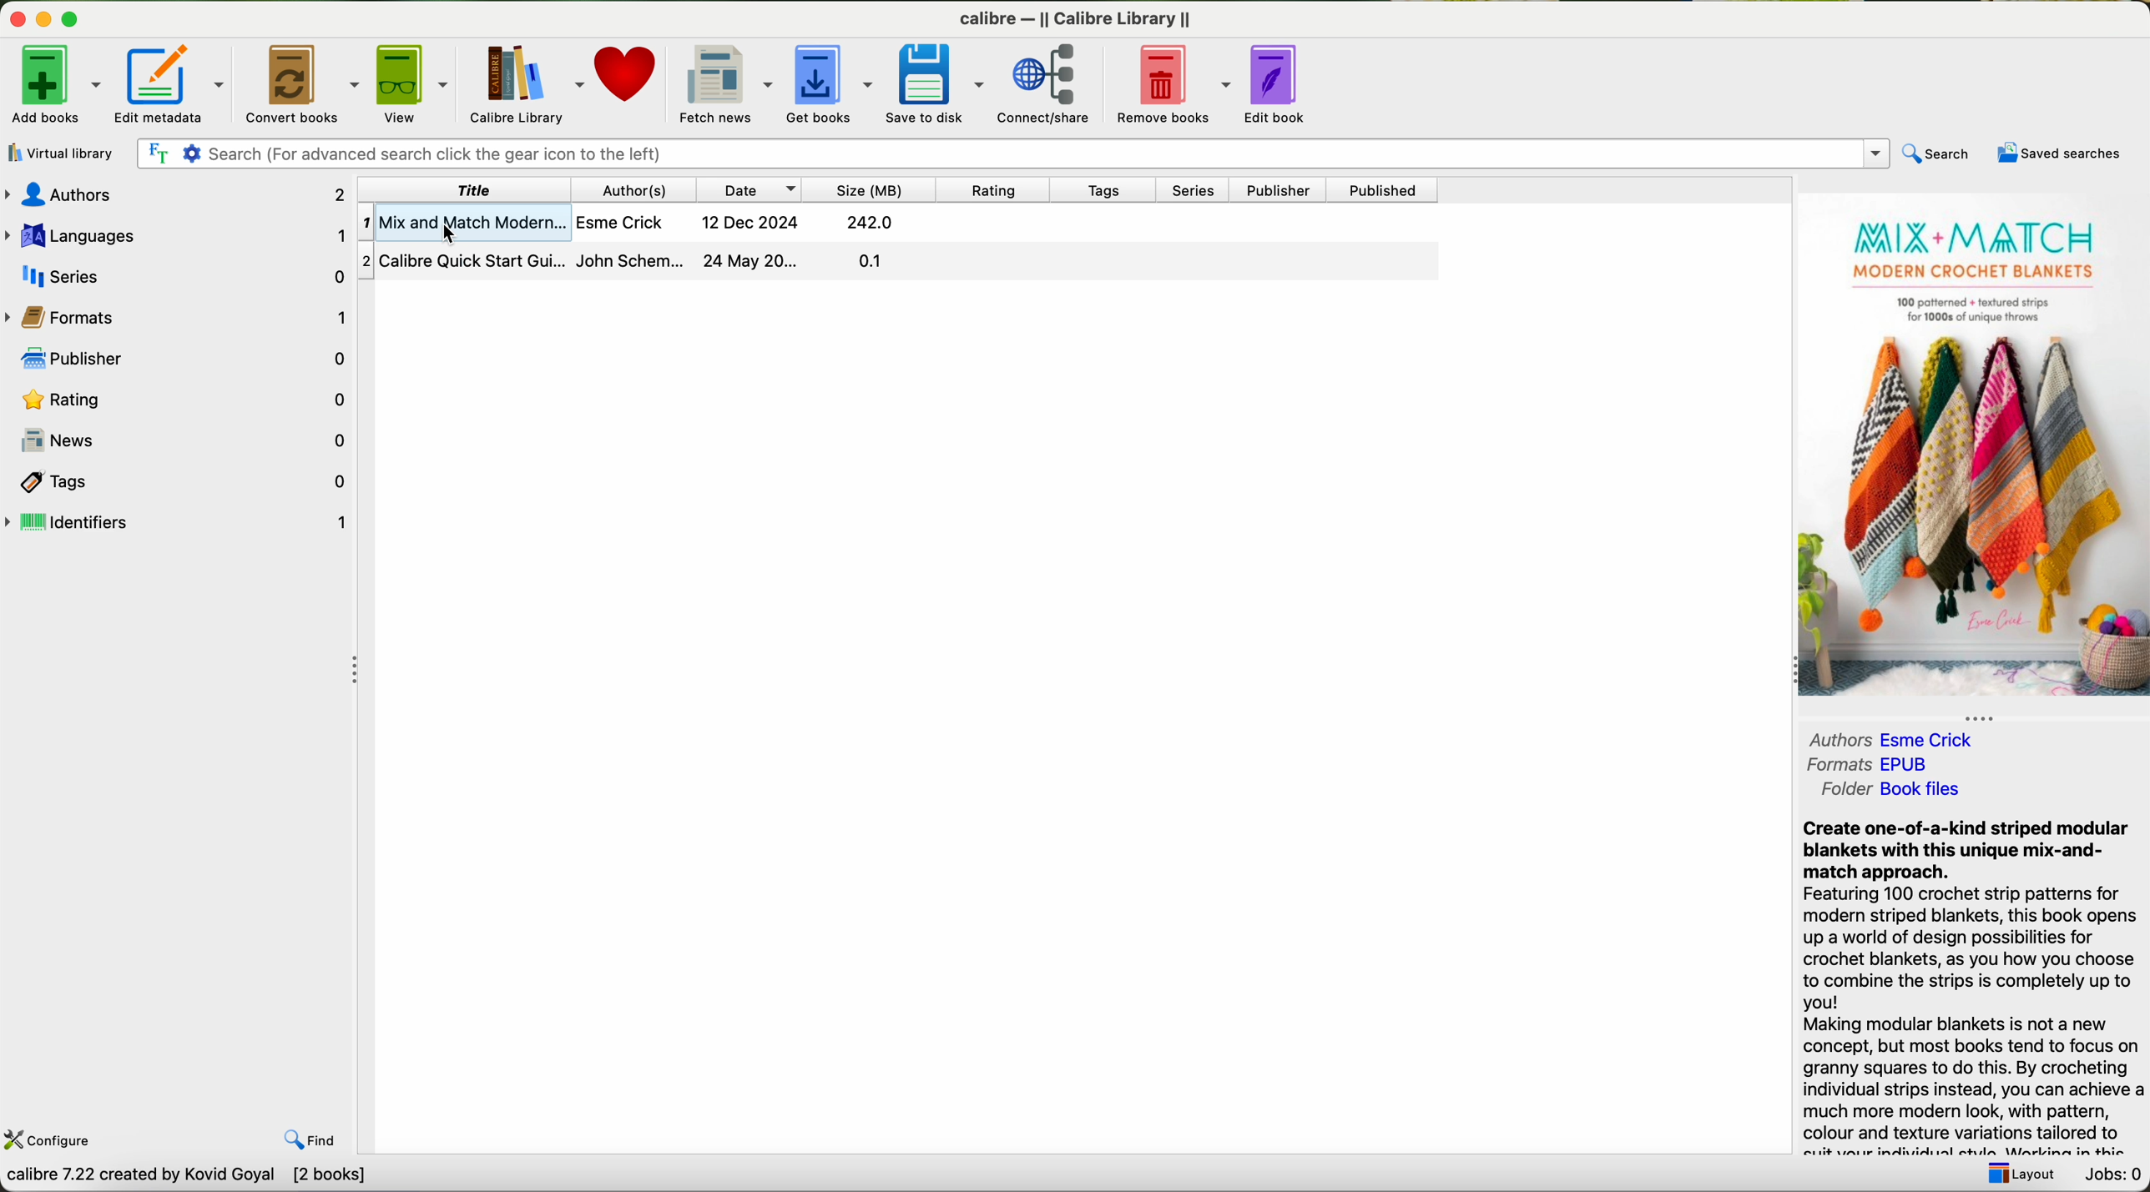  I want to click on layout, so click(2018, 1174).